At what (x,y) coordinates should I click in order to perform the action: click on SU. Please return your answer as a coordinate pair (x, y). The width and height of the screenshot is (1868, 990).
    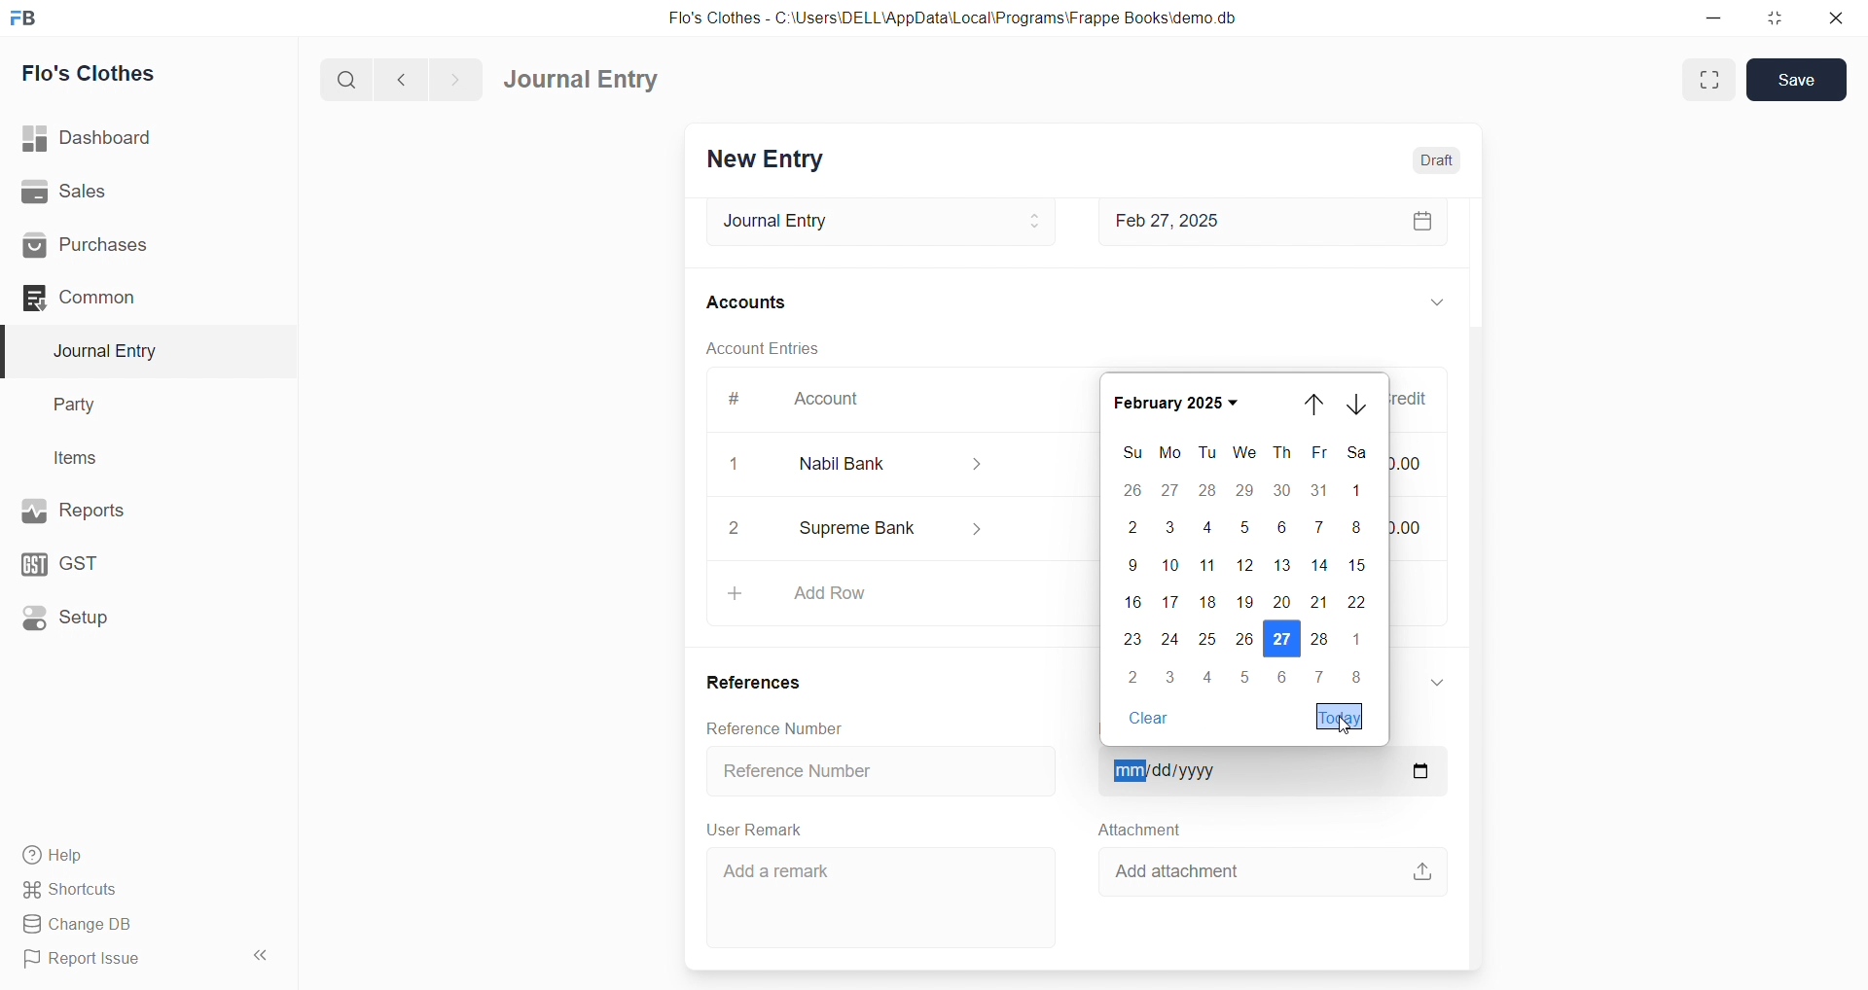
    Looking at the image, I should click on (1129, 453).